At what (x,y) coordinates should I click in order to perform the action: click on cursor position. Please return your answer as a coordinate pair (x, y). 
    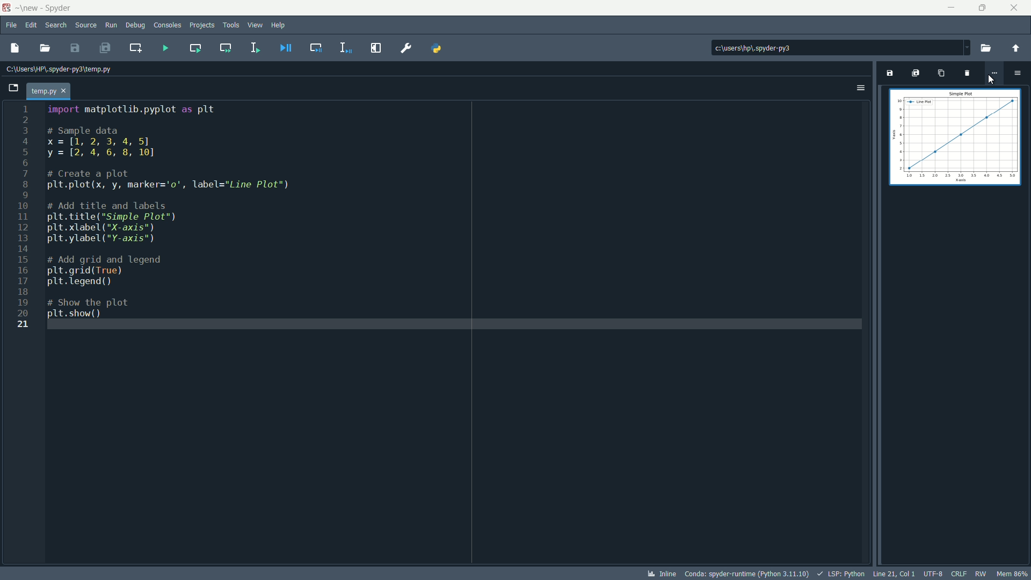
    Looking at the image, I should click on (895, 574).